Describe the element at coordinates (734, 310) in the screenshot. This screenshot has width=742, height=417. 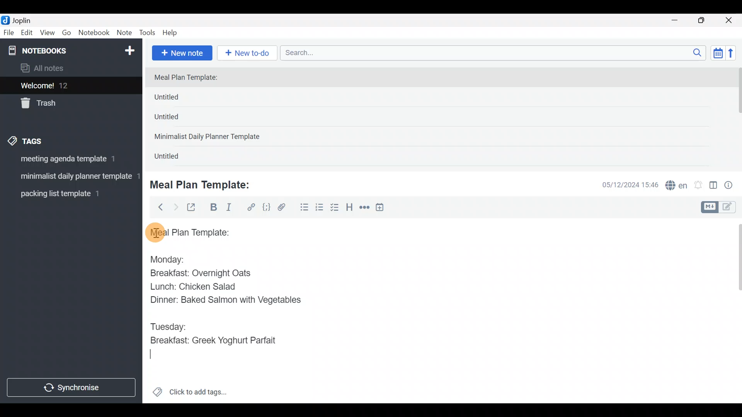
I see `Scroll bar` at that location.